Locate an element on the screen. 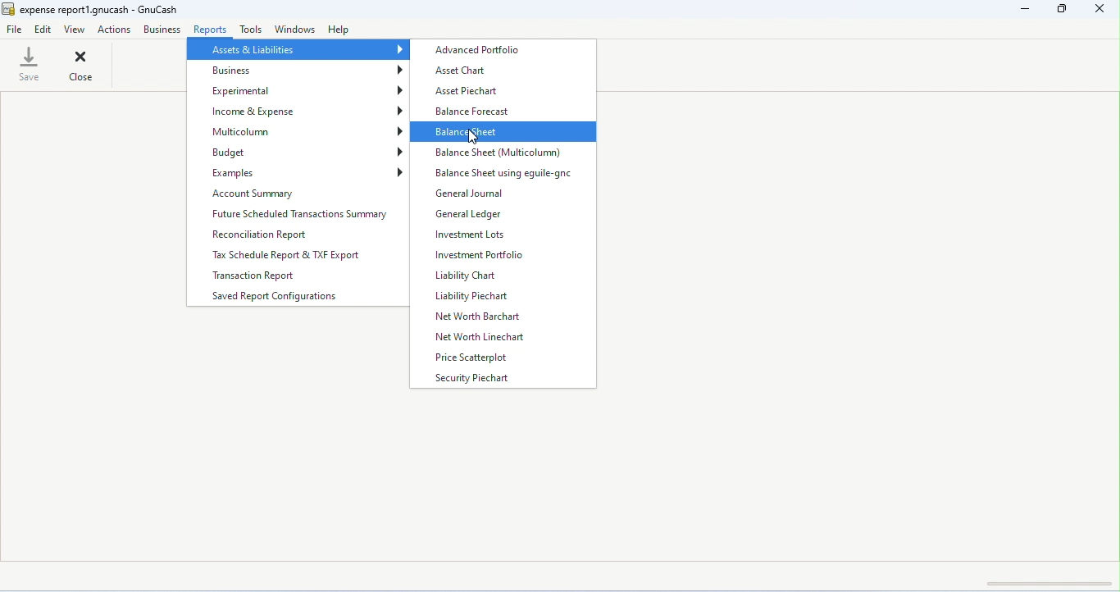 The image size is (1120, 592). balance sheet is located at coordinates (470, 132).